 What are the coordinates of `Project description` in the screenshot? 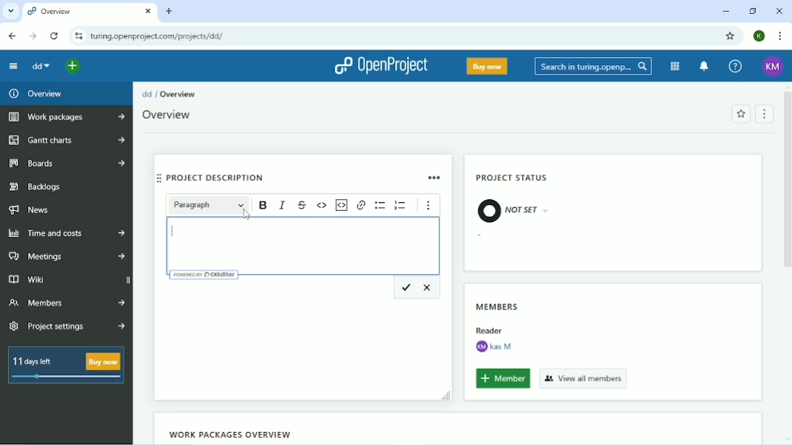 It's located at (276, 176).